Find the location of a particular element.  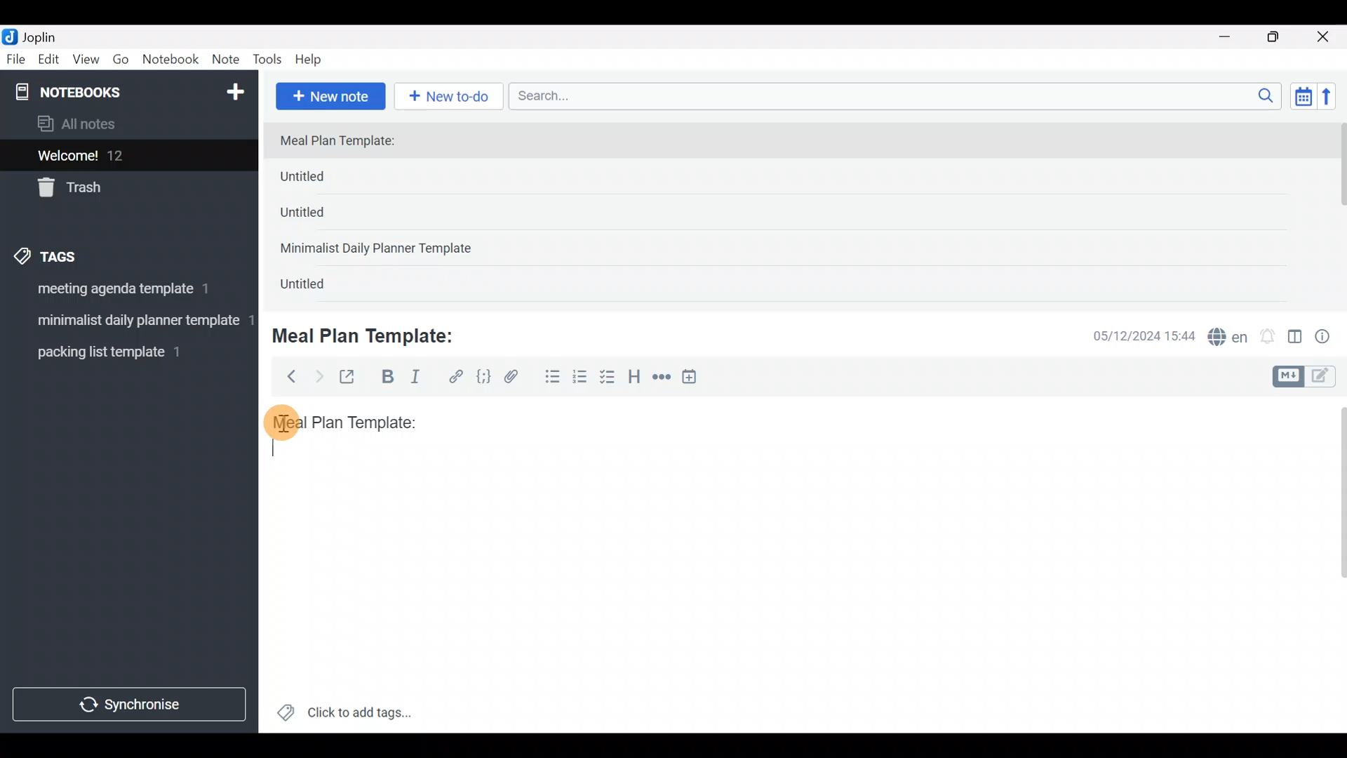

Meal plan template is located at coordinates (346, 420).